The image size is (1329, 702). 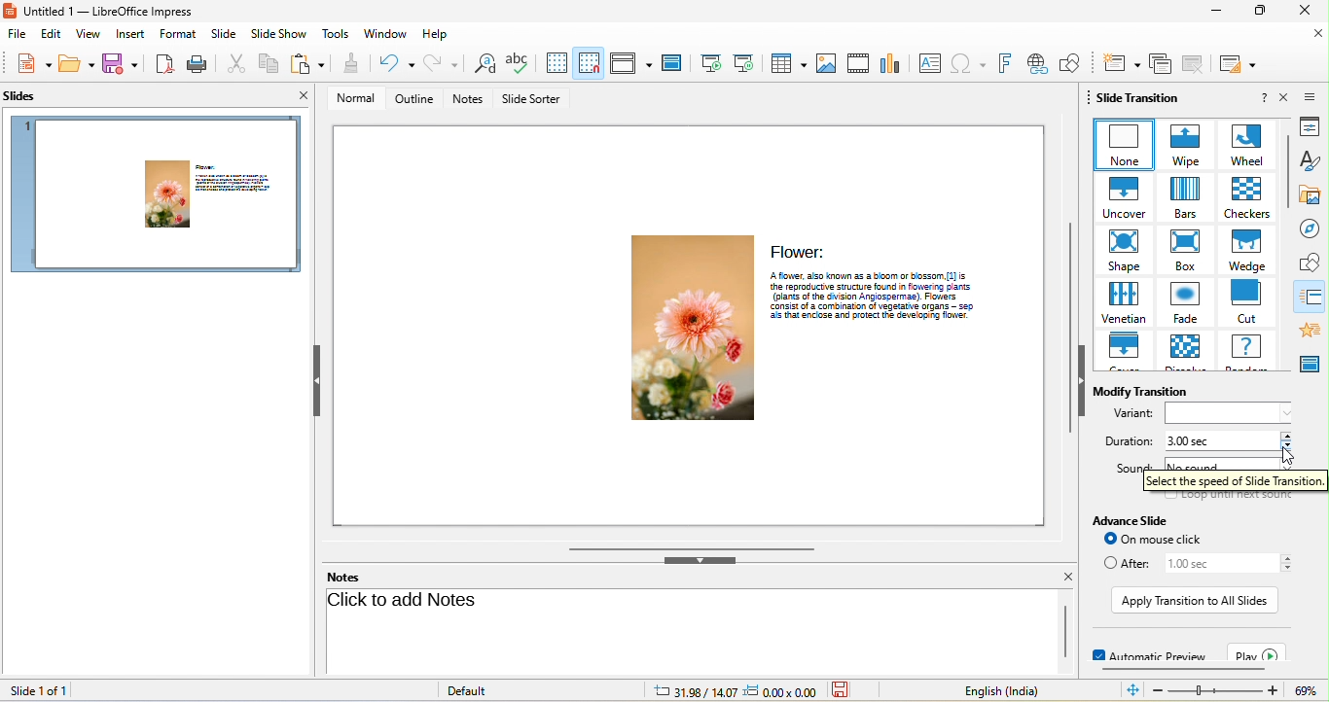 What do you see at coordinates (1124, 352) in the screenshot?
I see `cover` at bounding box center [1124, 352].